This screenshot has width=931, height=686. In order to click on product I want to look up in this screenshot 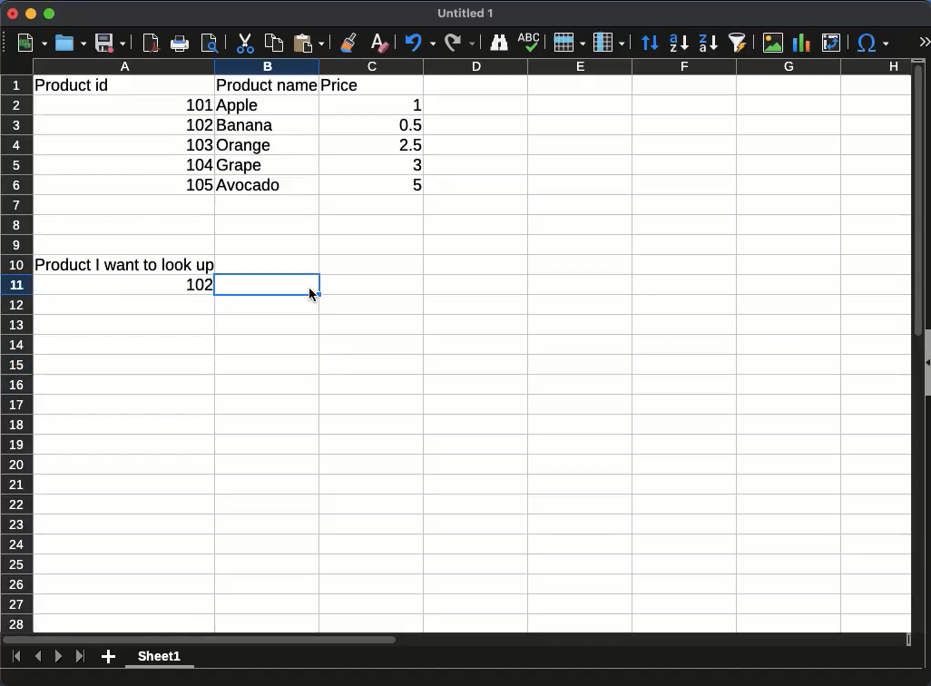, I will do `click(124, 265)`.